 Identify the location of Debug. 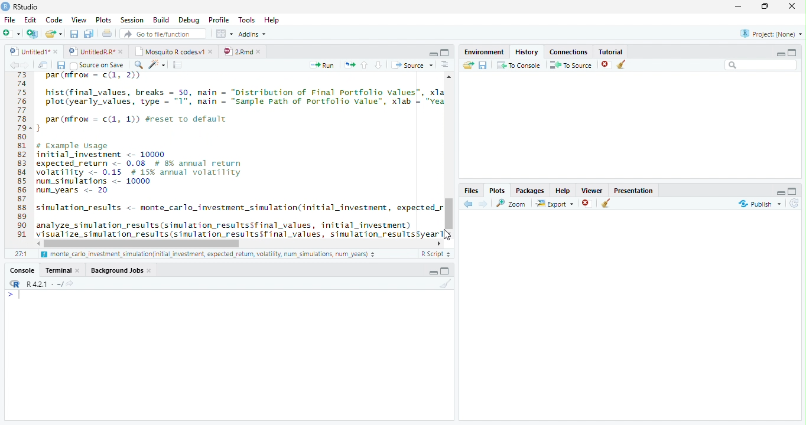
(188, 20).